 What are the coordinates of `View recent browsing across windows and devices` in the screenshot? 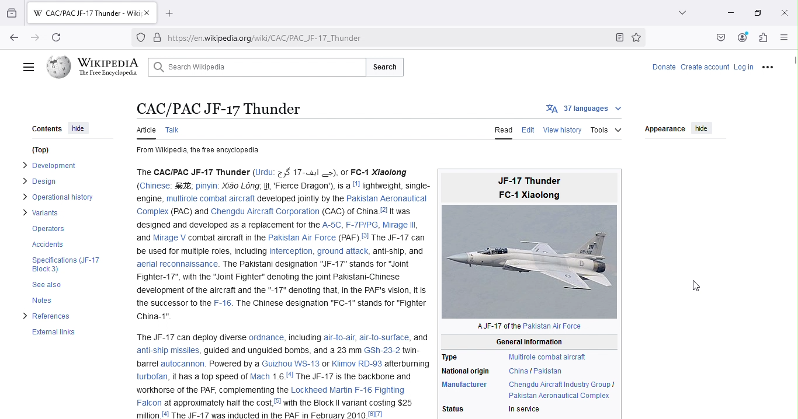 It's located at (13, 13).